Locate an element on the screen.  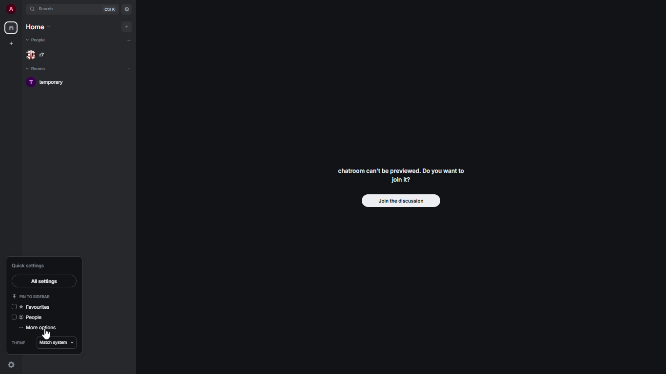
expand is located at coordinates (22, 10).